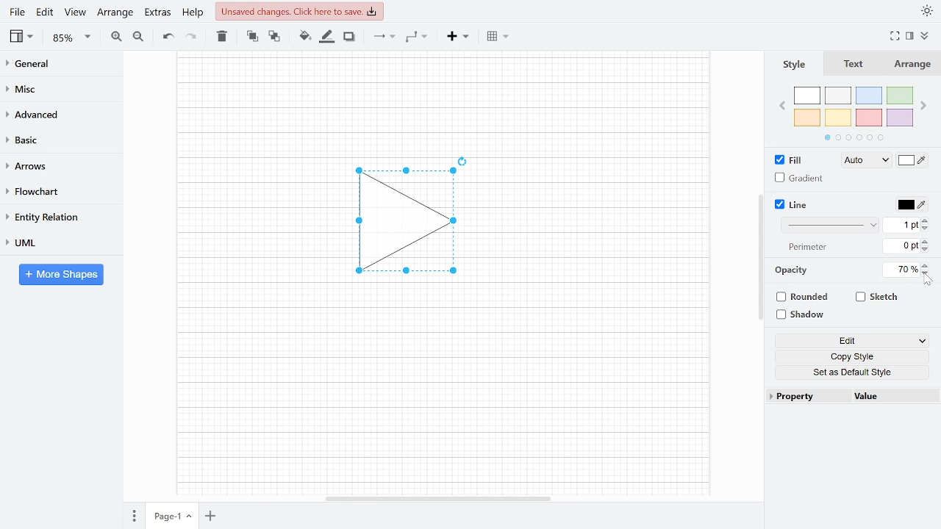  What do you see at coordinates (221, 36) in the screenshot?
I see `Delete` at bounding box center [221, 36].